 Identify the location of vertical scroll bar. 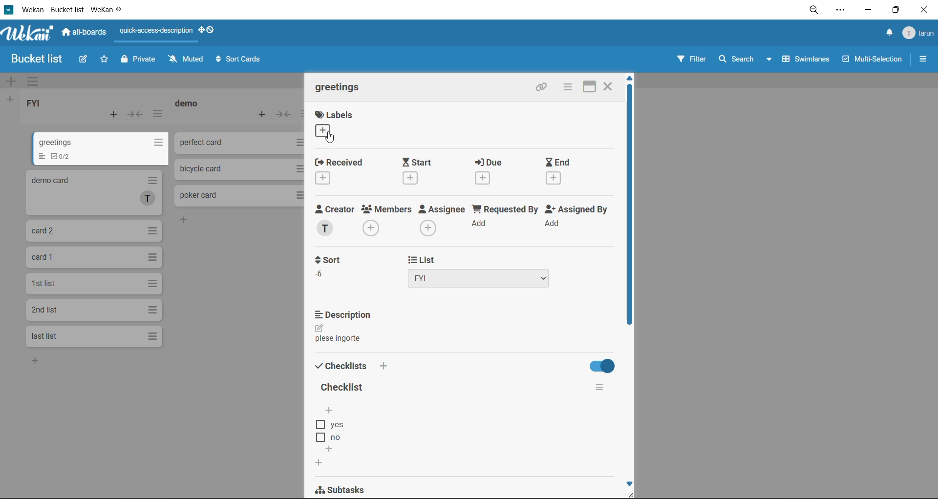
(630, 209).